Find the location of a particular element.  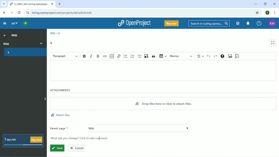

Bookmark this tab is located at coordinates (258, 13).